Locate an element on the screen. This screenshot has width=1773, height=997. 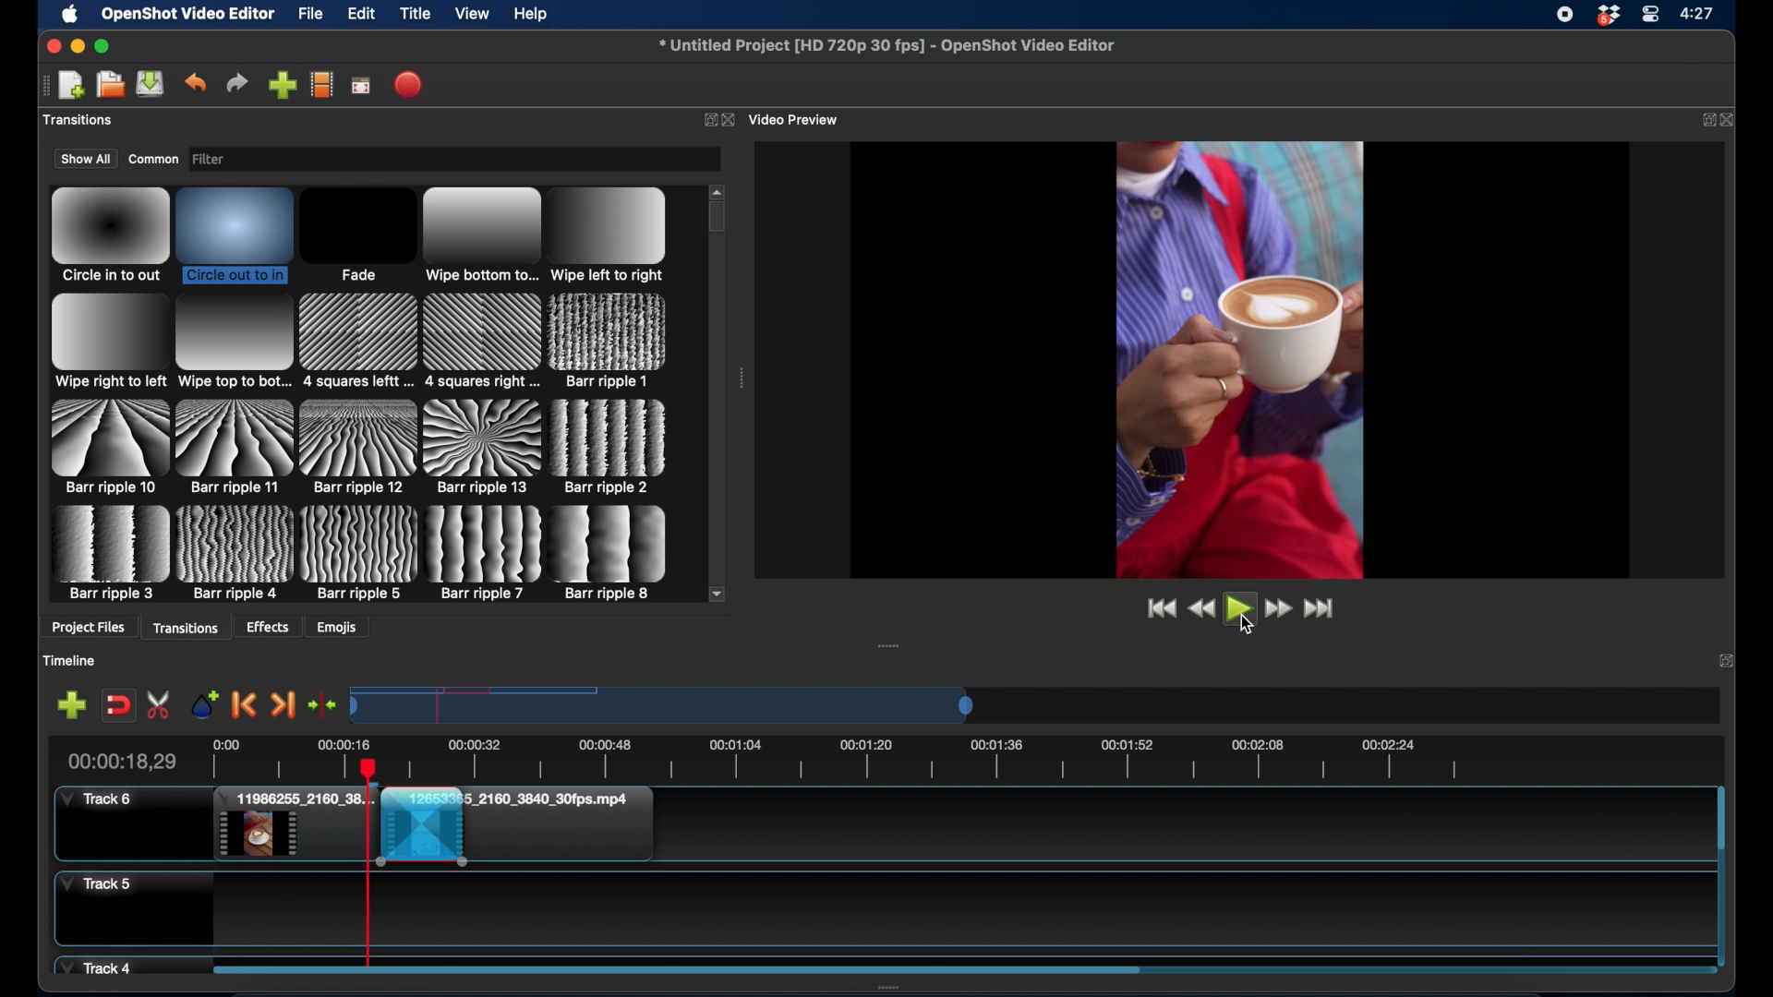
drag handle is located at coordinates (43, 84).